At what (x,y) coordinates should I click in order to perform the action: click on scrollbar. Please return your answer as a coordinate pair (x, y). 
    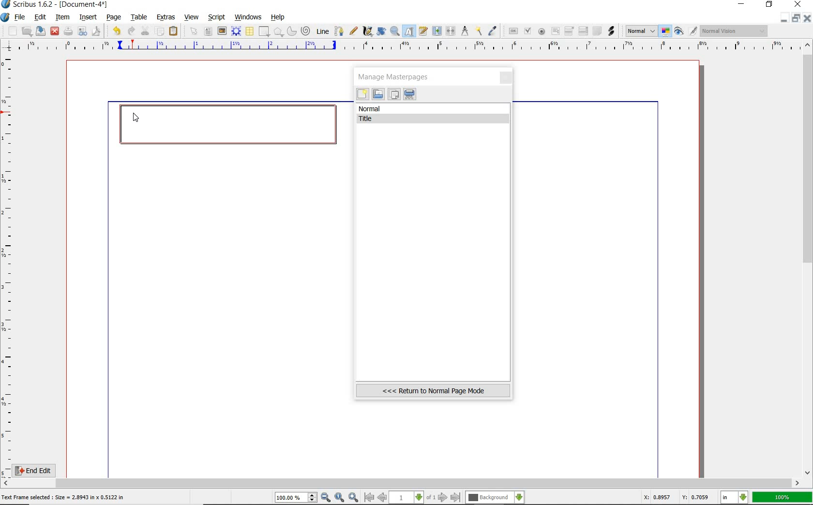
    Looking at the image, I should click on (808, 258).